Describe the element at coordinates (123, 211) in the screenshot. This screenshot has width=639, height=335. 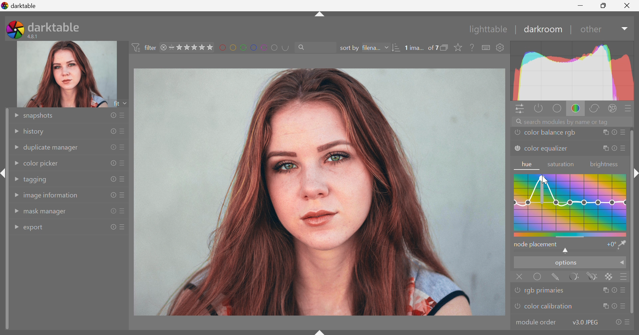
I see `presets` at that location.